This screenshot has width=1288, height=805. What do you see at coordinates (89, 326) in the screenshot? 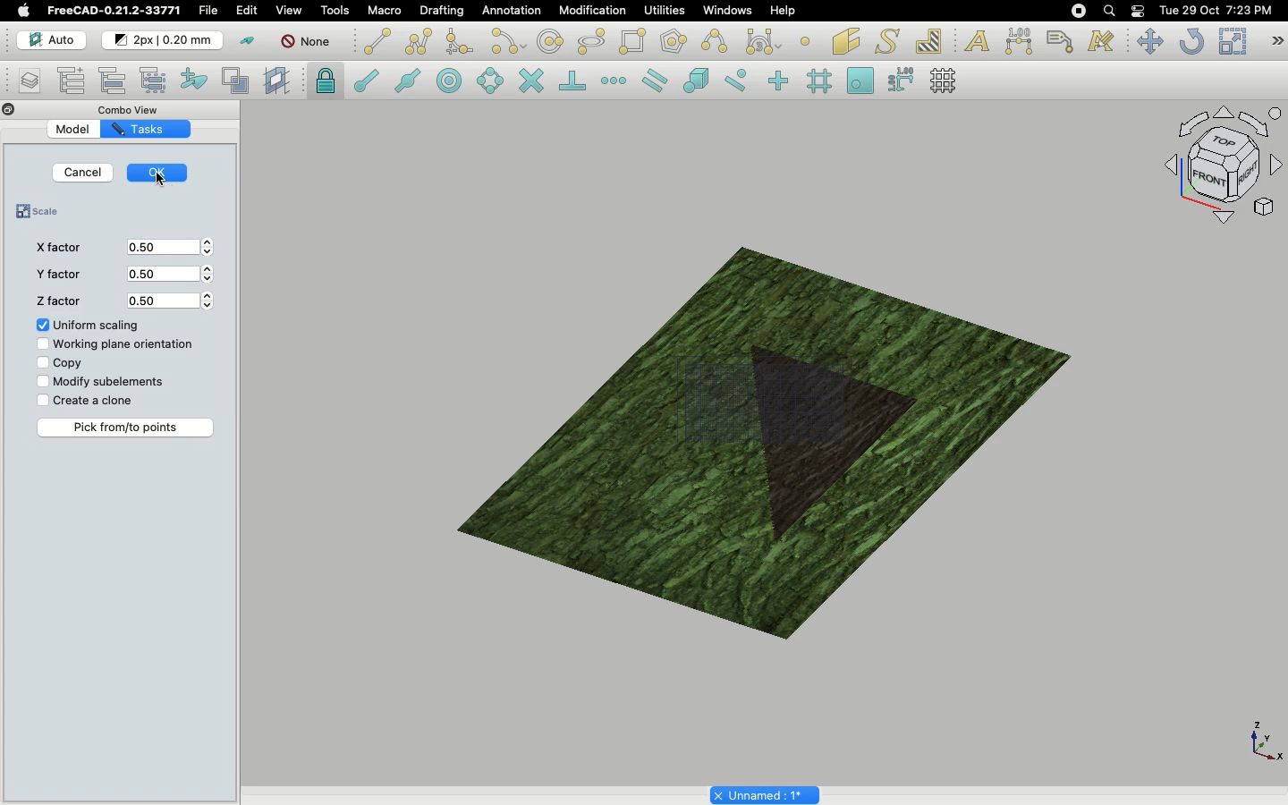
I see `Uniform scaling` at bounding box center [89, 326].